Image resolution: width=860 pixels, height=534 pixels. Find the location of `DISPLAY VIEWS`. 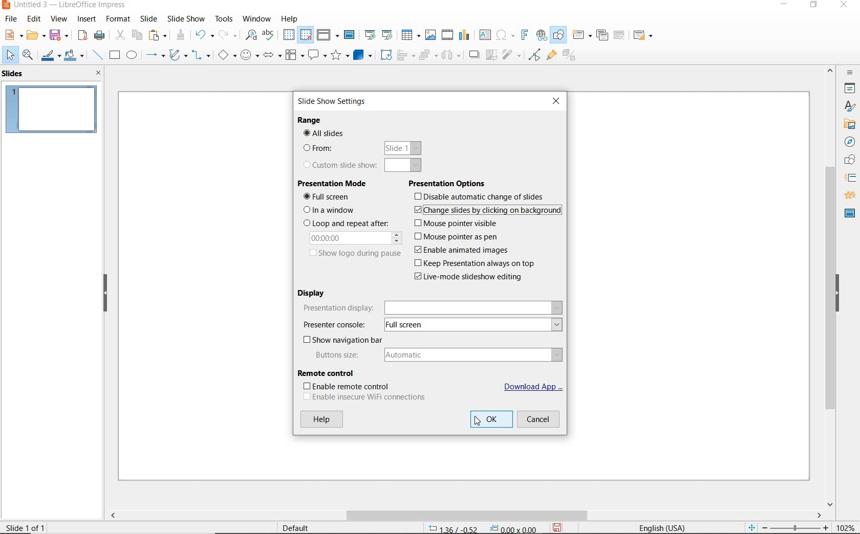

DISPLAY VIEWS is located at coordinates (328, 35).